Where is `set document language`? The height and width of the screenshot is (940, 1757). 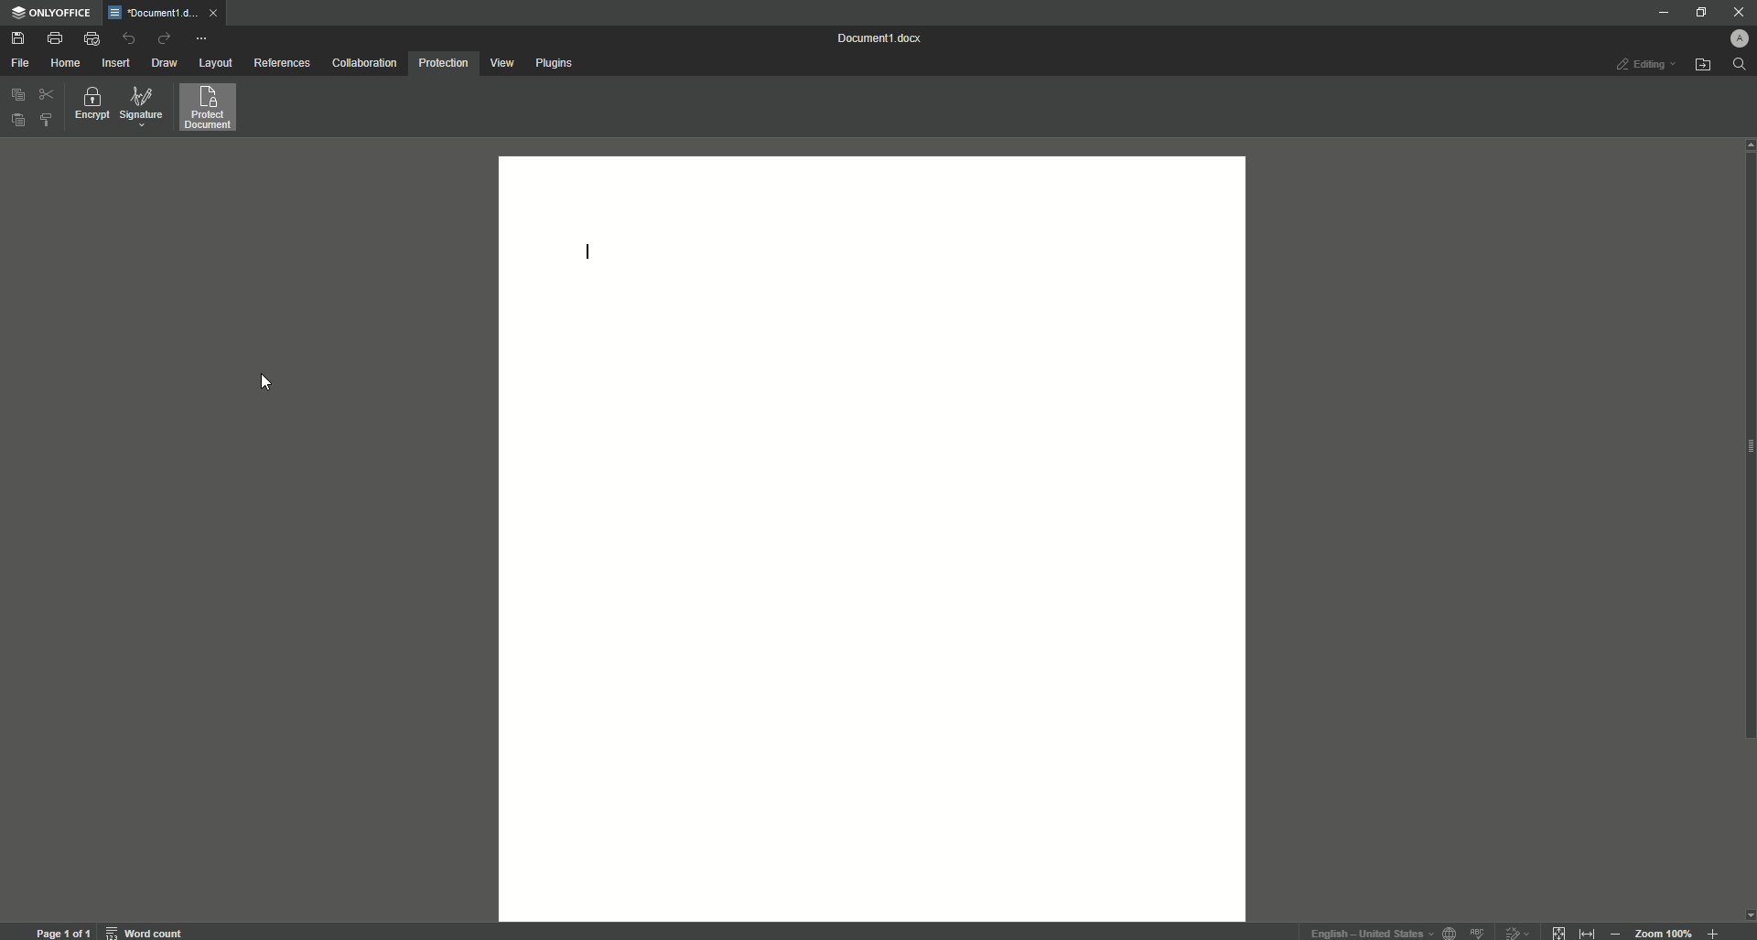
set document language is located at coordinates (1451, 932).